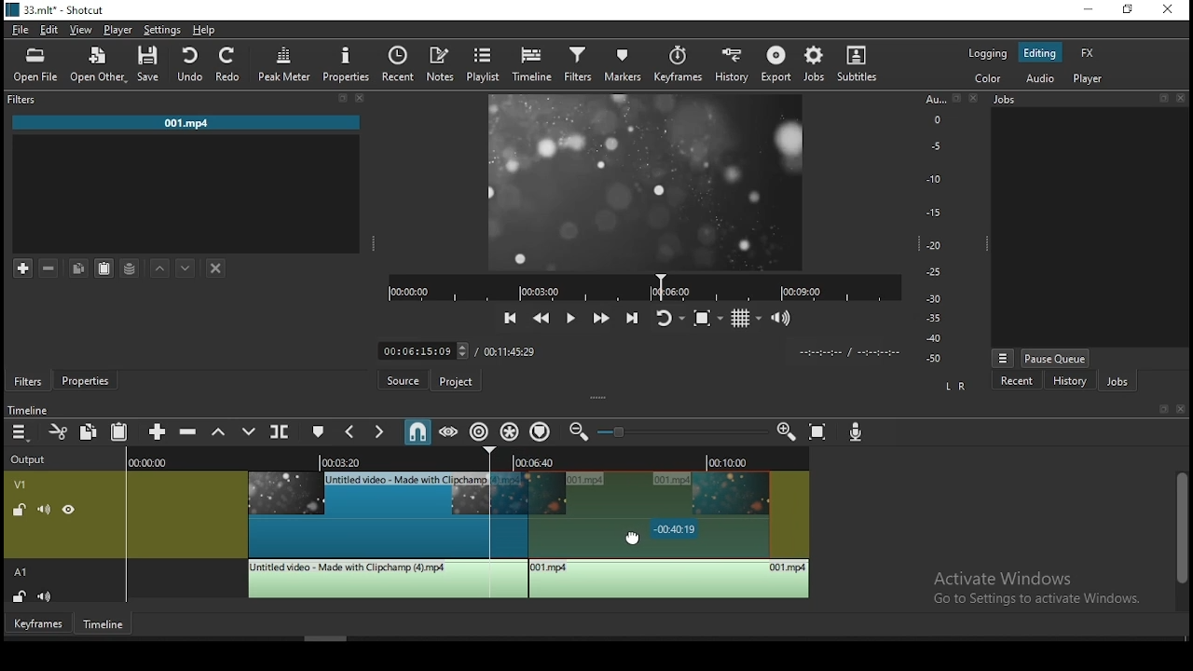 The image size is (1193, 671). Describe the element at coordinates (747, 316) in the screenshot. I see `toggle grid display on player` at that location.